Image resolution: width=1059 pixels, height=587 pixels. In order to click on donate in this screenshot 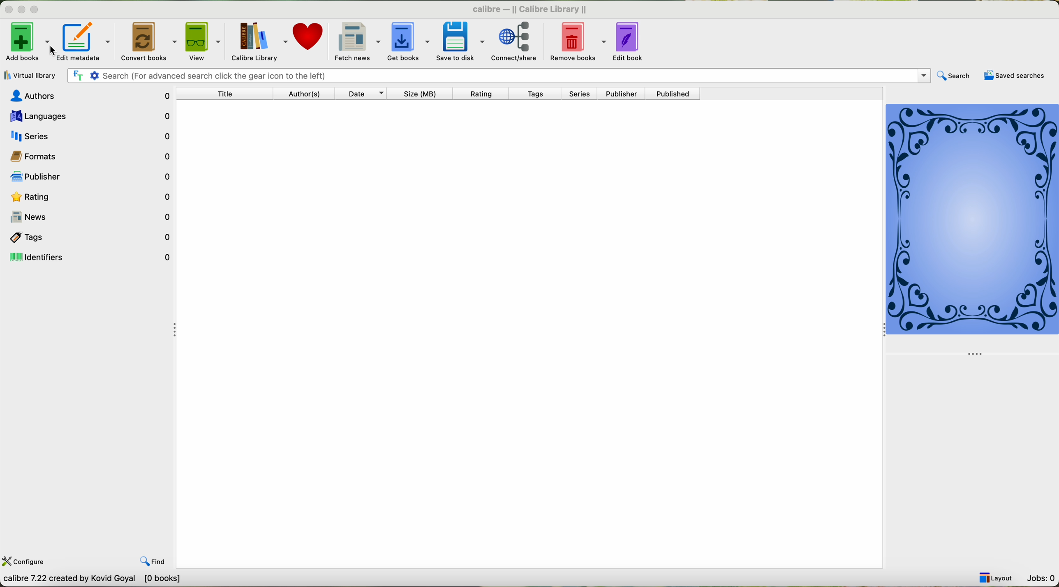, I will do `click(309, 38)`.